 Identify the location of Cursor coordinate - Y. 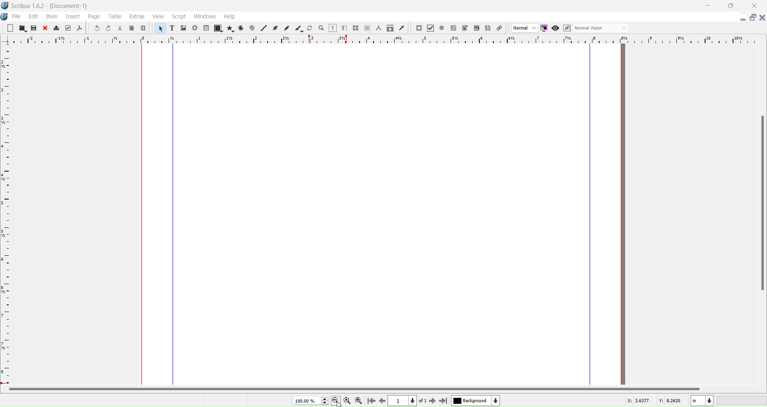
(672, 401).